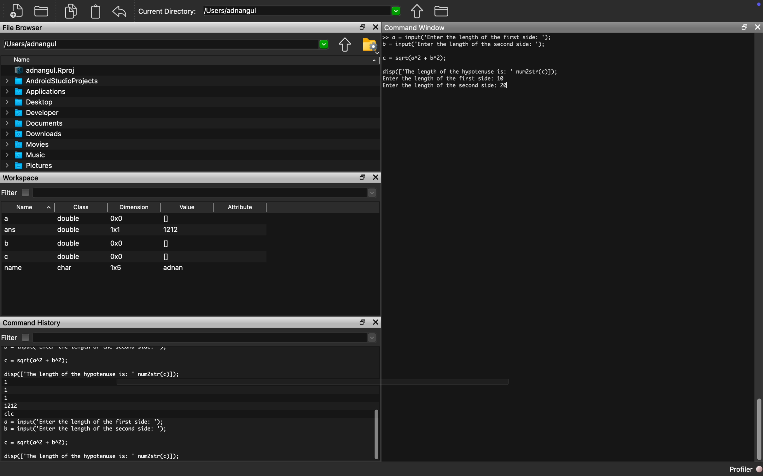  Describe the element at coordinates (28, 144) in the screenshot. I see ` Movies` at that location.